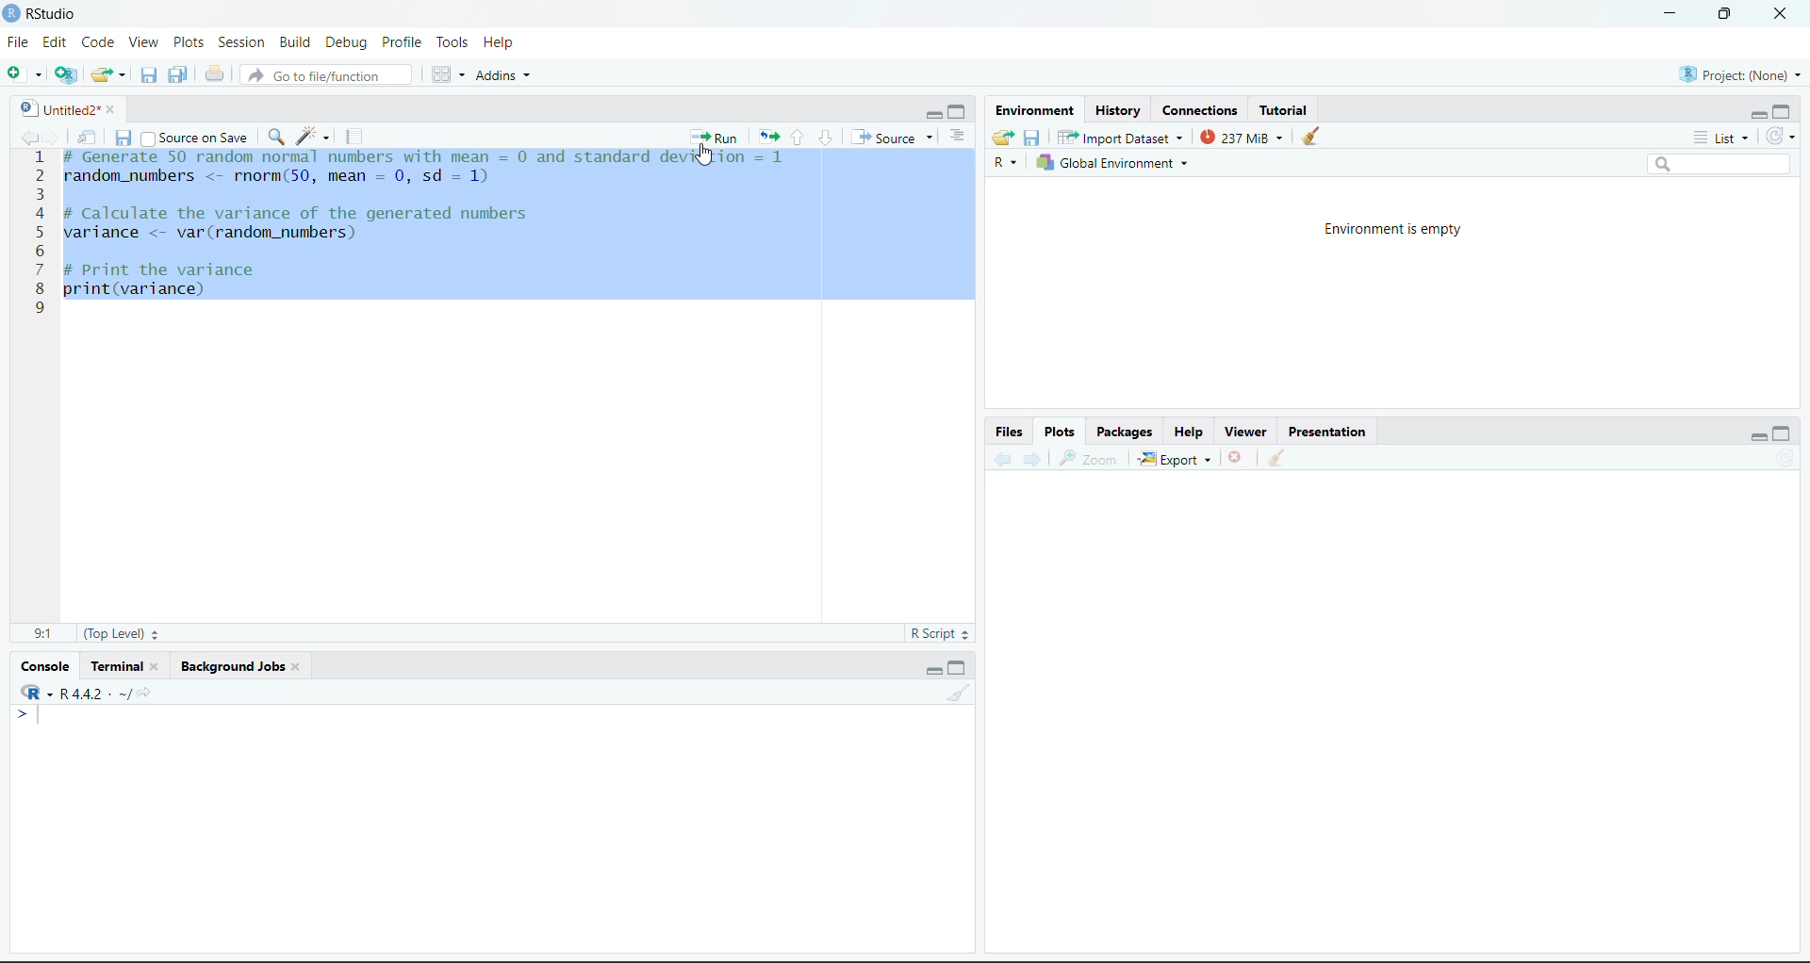 The width and height of the screenshot is (1810, 963). What do you see at coordinates (1391, 231) in the screenshot?
I see `Environment is empty` at bounding box center [1391, 231].